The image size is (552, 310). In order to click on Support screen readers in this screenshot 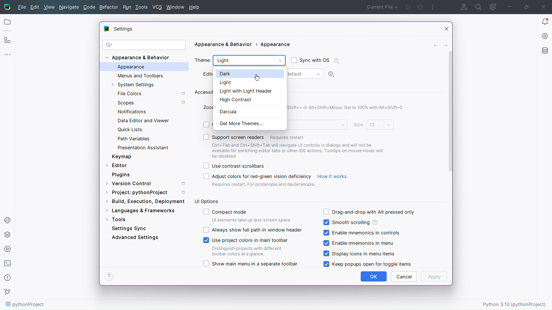, I will do `click(296, 136)`.